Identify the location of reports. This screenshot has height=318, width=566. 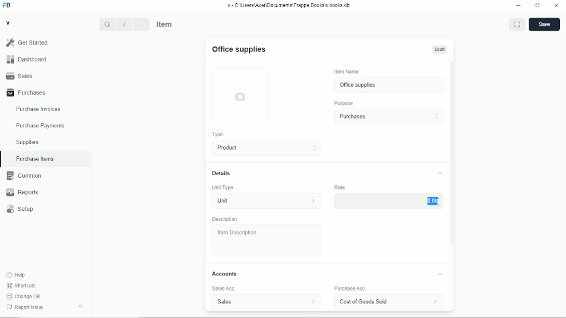
(22, 192).